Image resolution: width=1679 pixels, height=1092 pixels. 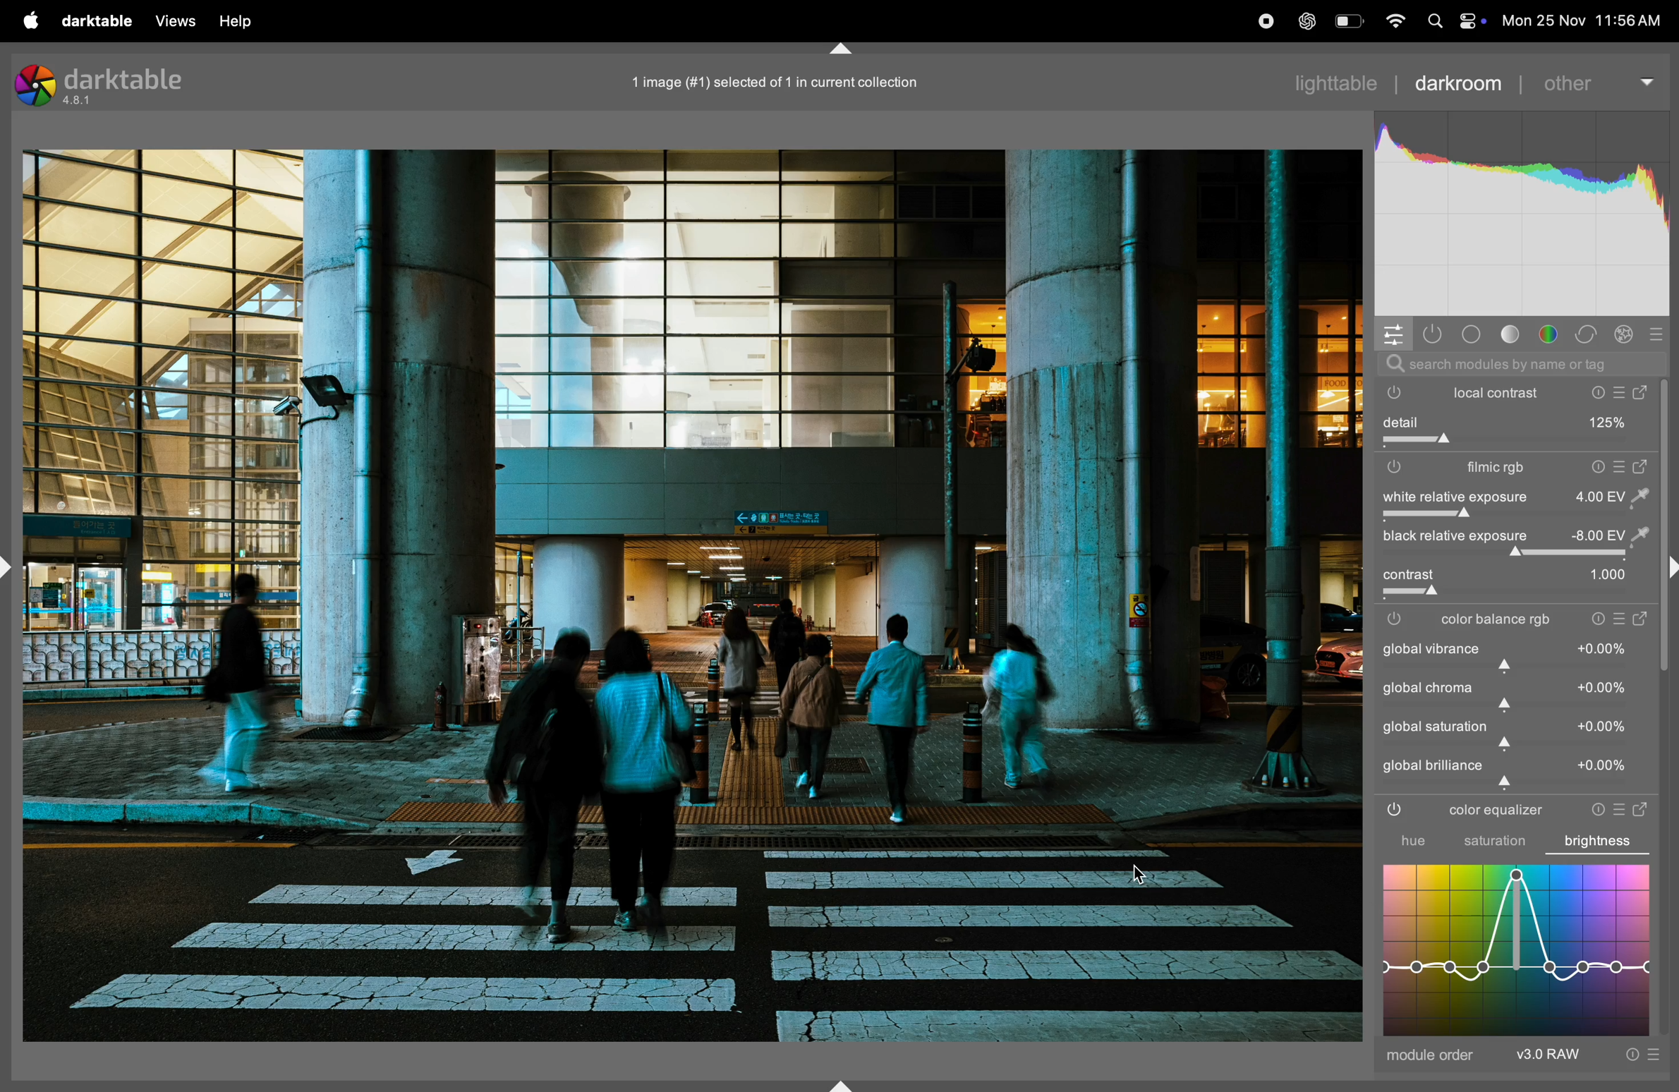 I want to click on wifi, so click(x=1394, y=21).